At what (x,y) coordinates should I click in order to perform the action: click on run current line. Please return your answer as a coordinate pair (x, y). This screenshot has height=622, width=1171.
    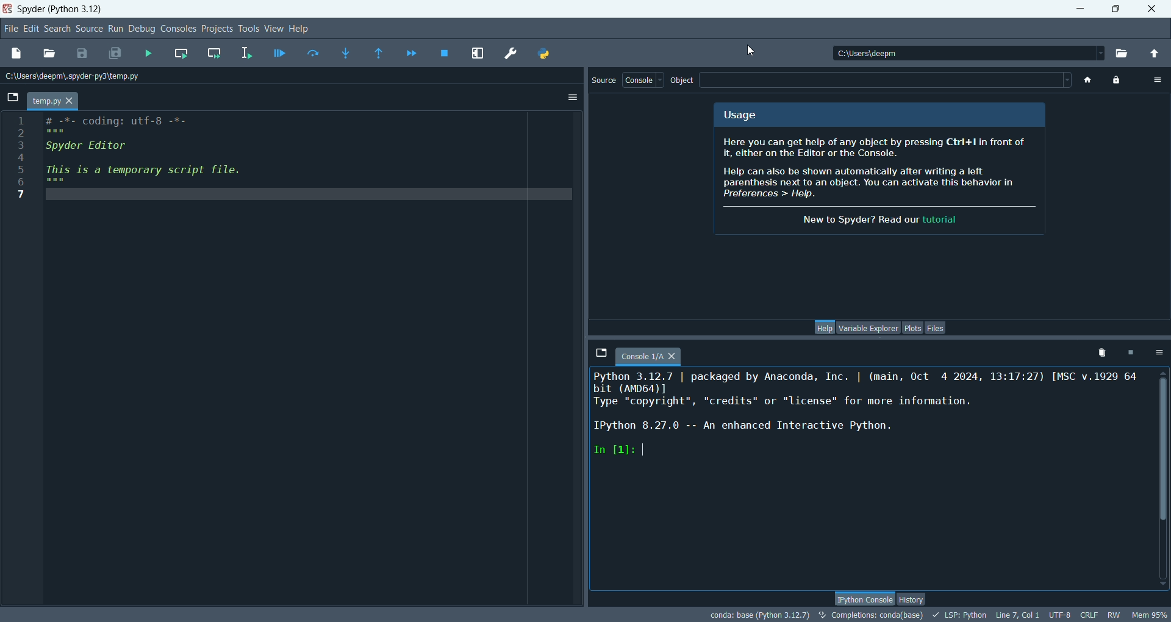
    Looking at the image, I should click on (313, 53).